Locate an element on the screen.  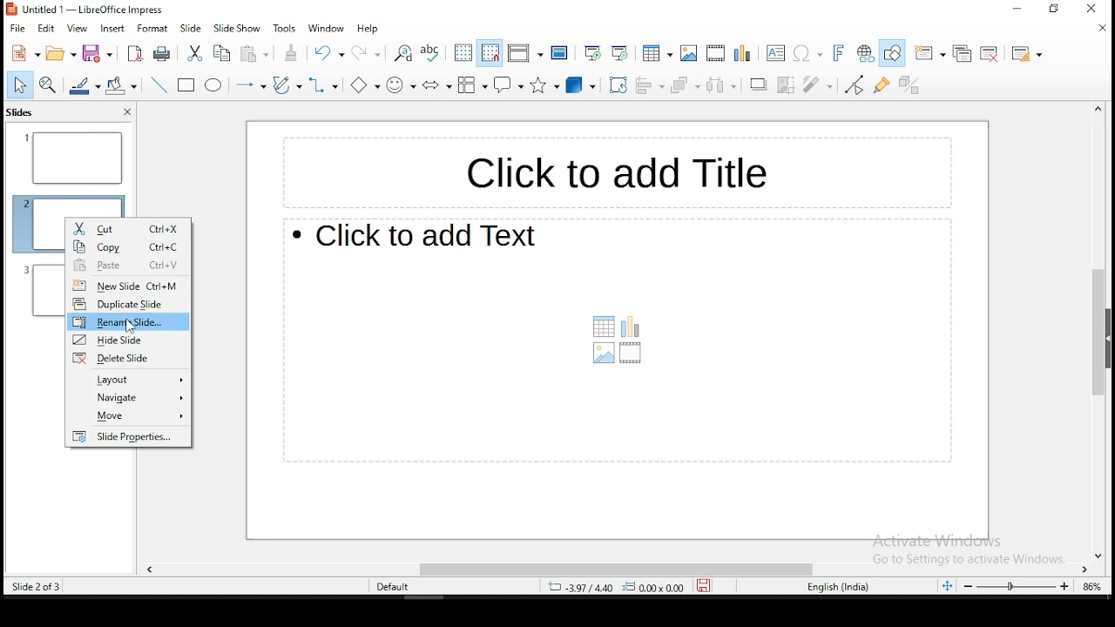
slide 2 of 3 is located at coordinates (37, 584).